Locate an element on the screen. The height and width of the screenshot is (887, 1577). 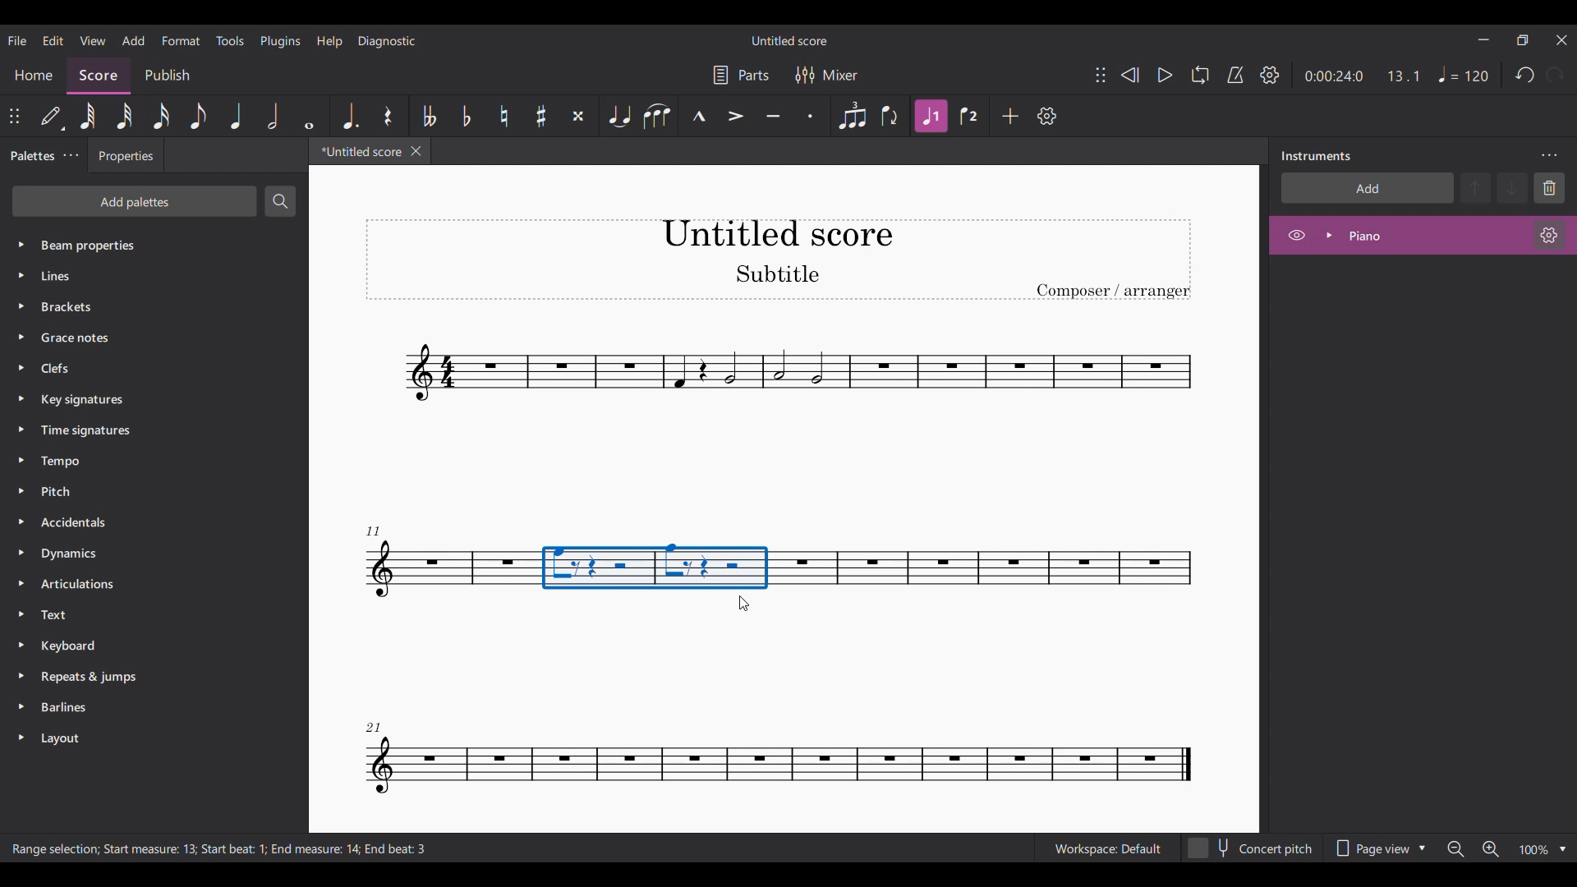
Minimize is located at coordinates (1484, 39).